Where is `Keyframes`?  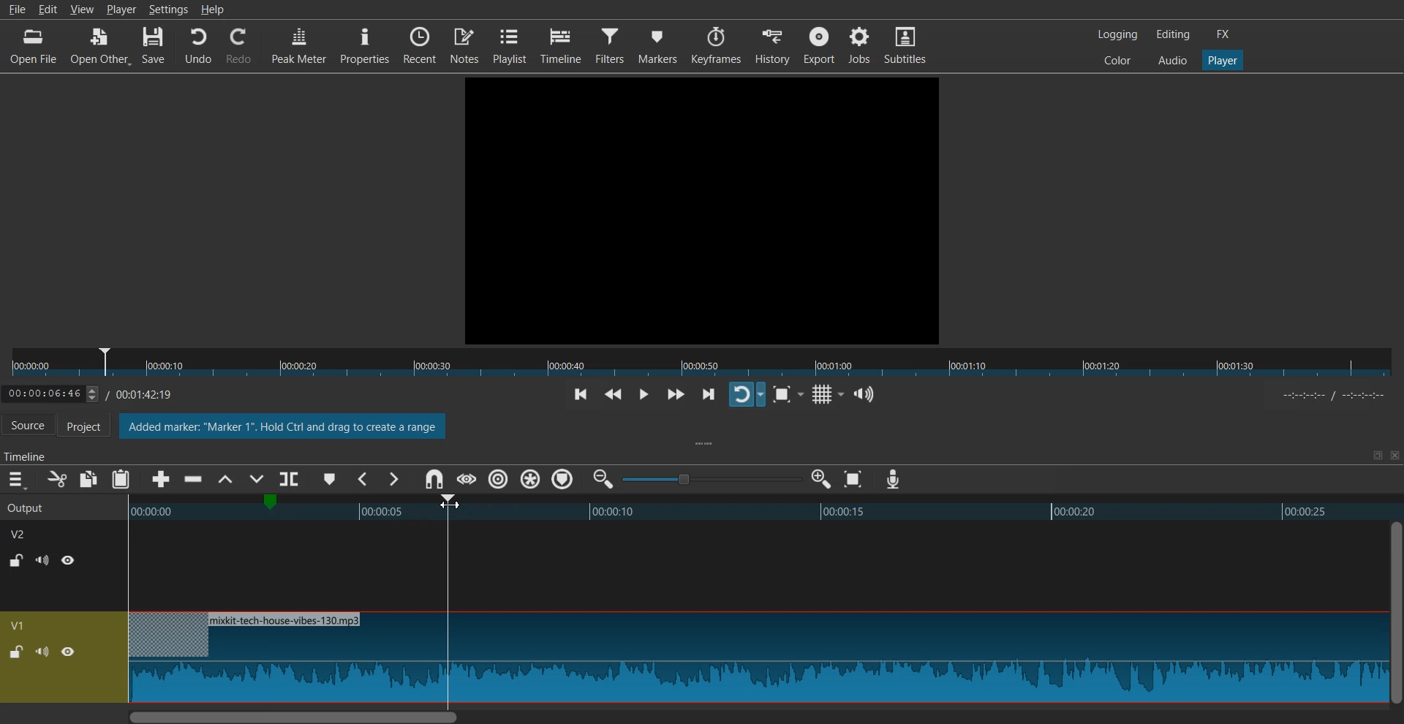 Keyframes is located at coordinates (717, 45).